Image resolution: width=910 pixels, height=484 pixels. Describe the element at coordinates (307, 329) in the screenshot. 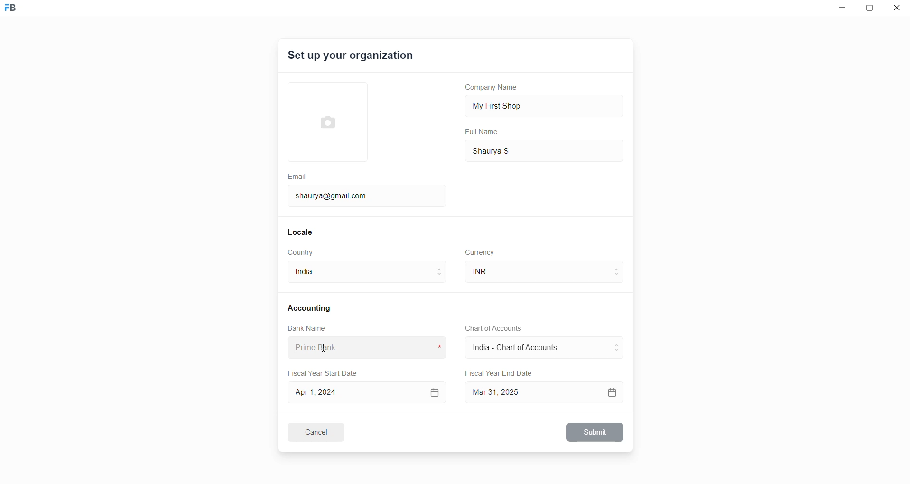

I see `Bank Name` at that location.